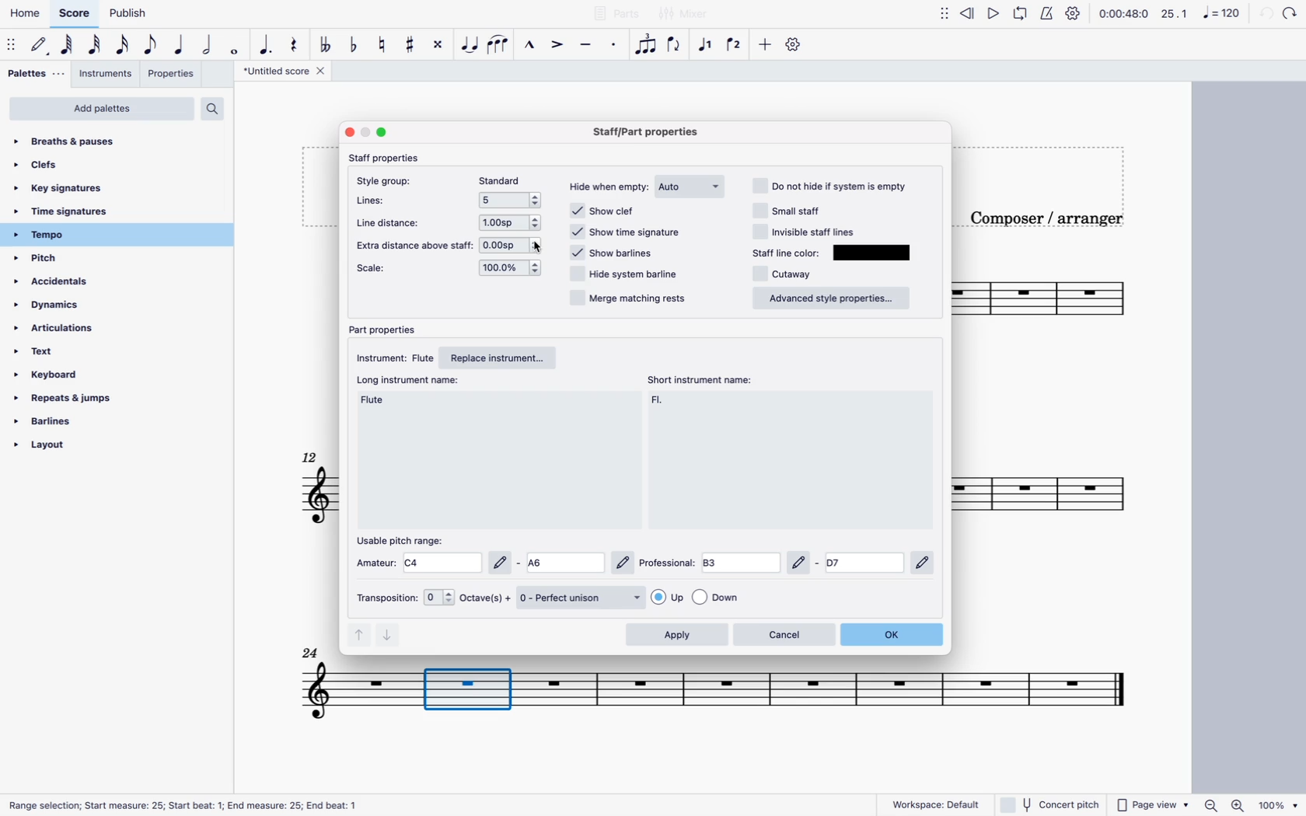  What do you see at coordinates (72, 422) in the screenshot?
I see `barlines` at bounding box center [72, 422].